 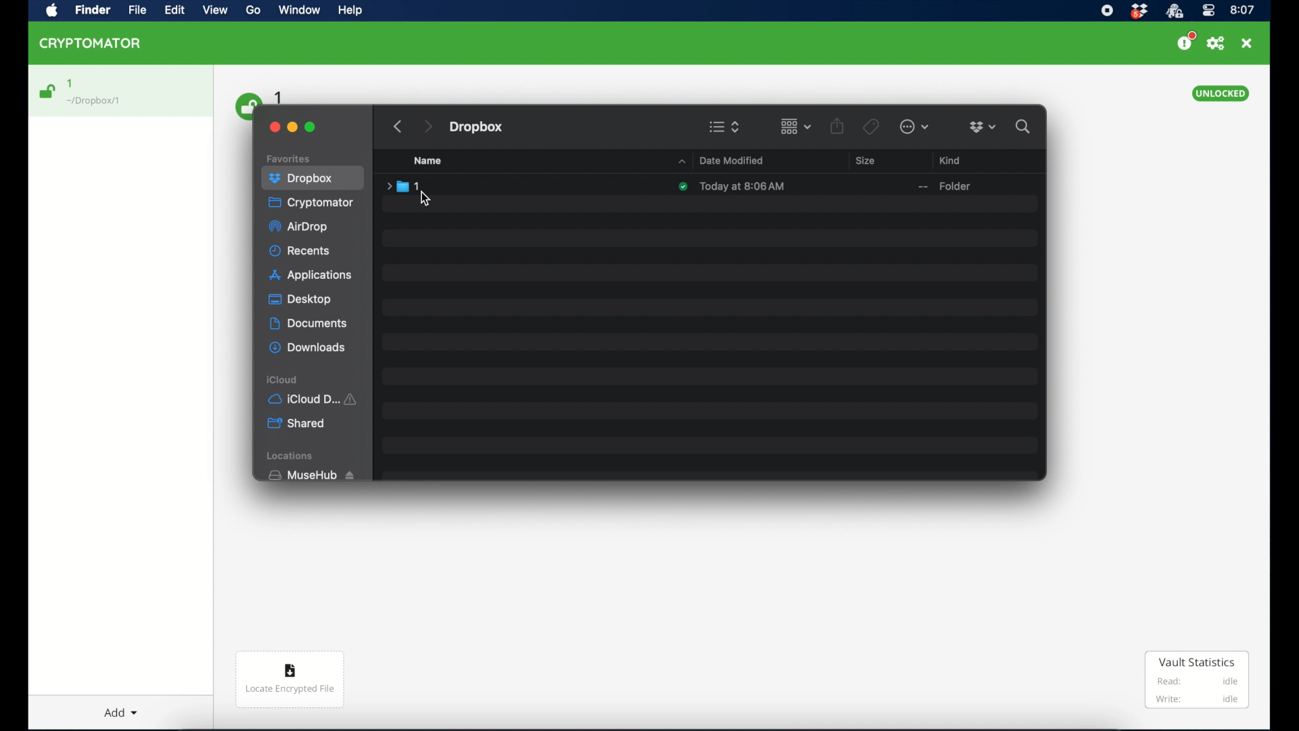 I want to click on CRYPTOMATOR, so click(x=97, y=45).